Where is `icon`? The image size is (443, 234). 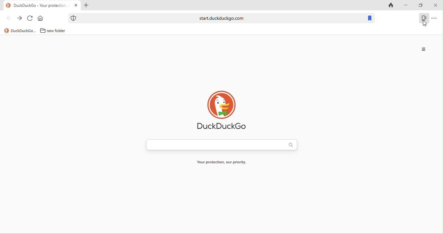 icon is located at coordinates (74, 18).